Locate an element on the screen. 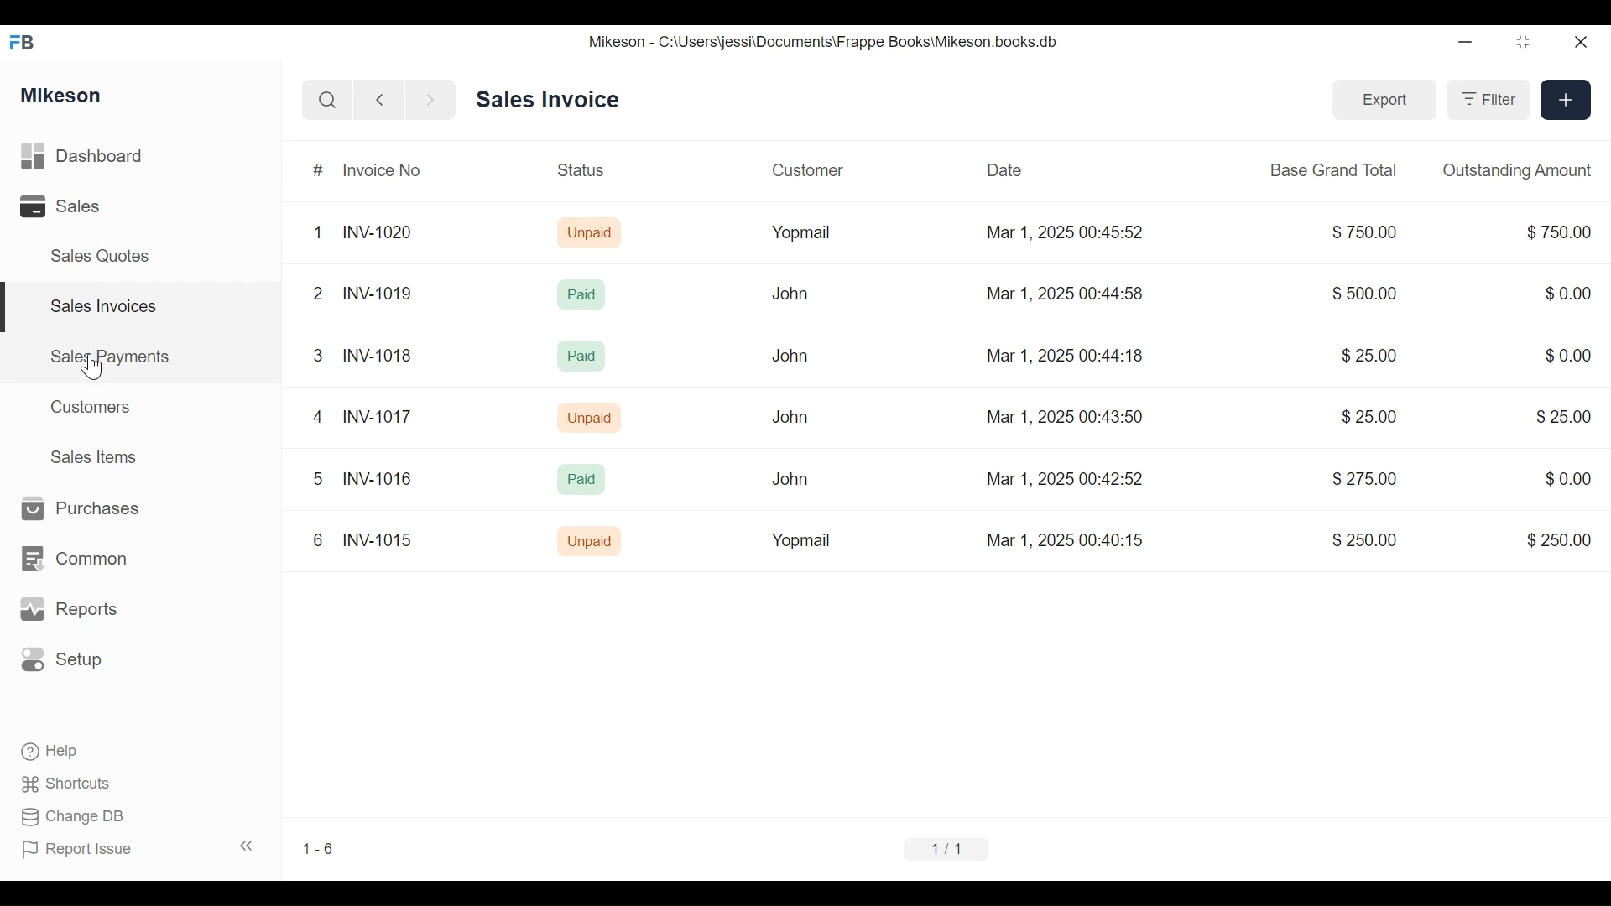 Image resolution: width=1611 pixels, height=906 pixels. John is located at coordinates (787, 418).